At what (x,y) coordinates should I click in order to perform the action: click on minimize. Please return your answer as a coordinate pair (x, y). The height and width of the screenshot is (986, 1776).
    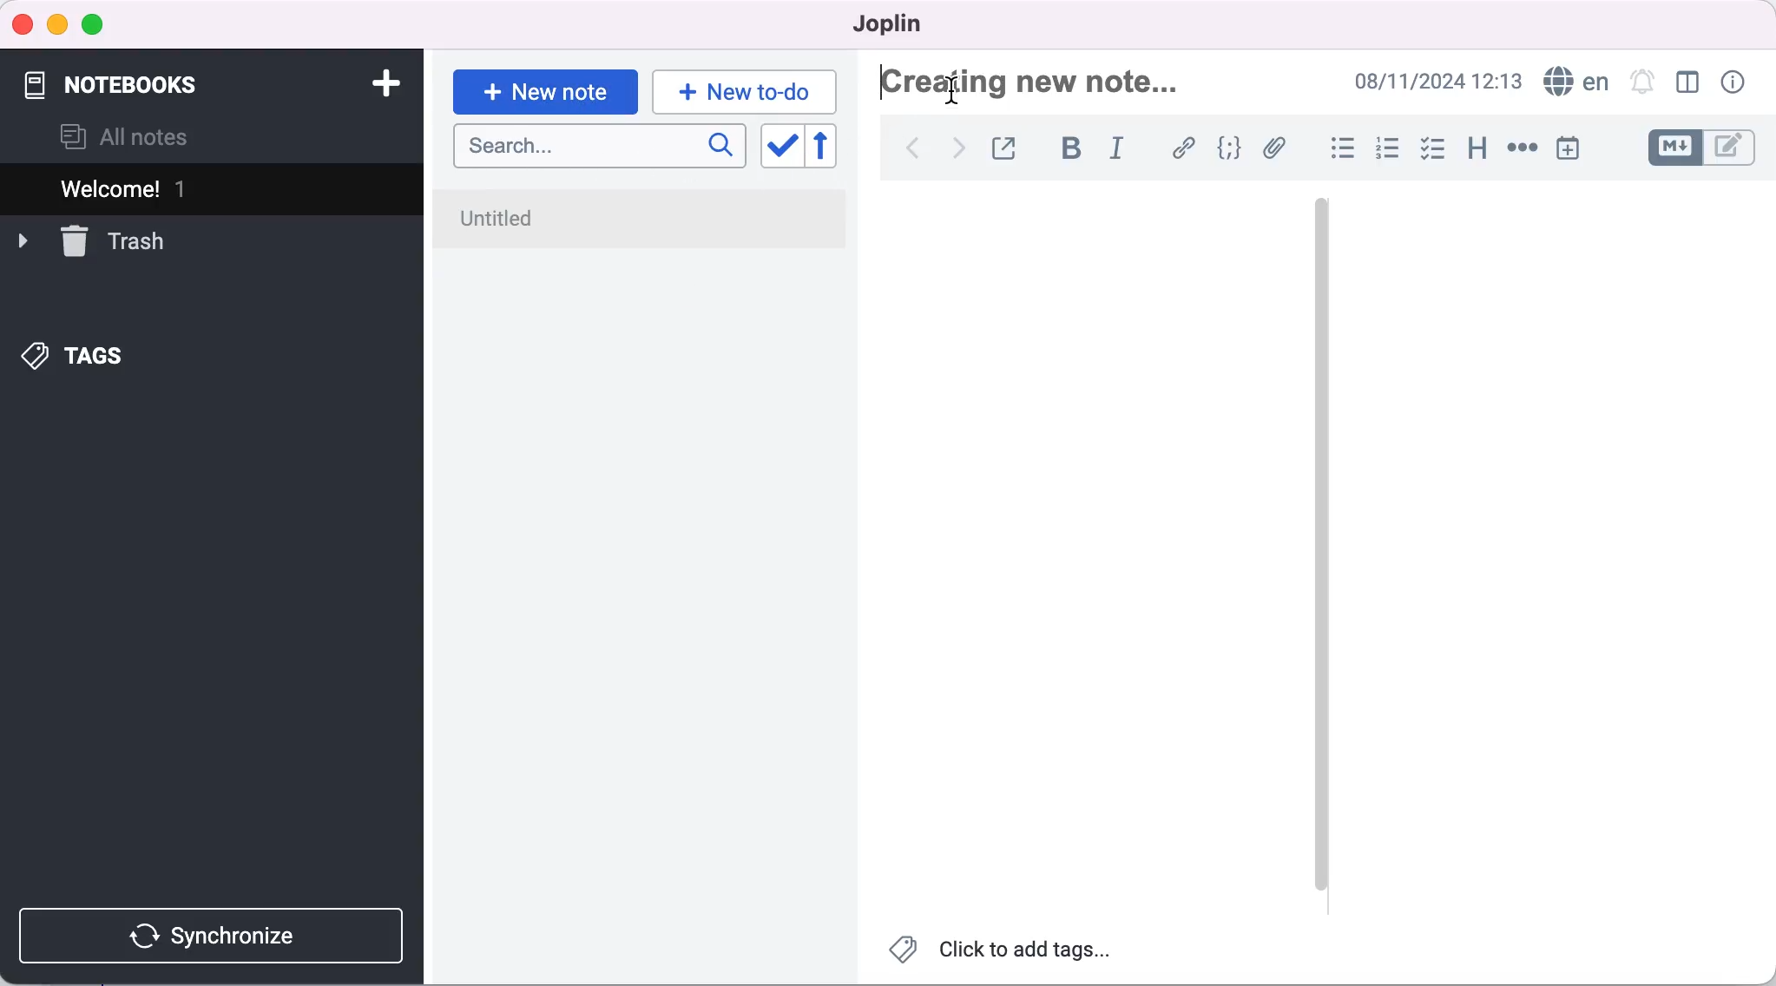
    Looking at the image, I should click on (56, 25).